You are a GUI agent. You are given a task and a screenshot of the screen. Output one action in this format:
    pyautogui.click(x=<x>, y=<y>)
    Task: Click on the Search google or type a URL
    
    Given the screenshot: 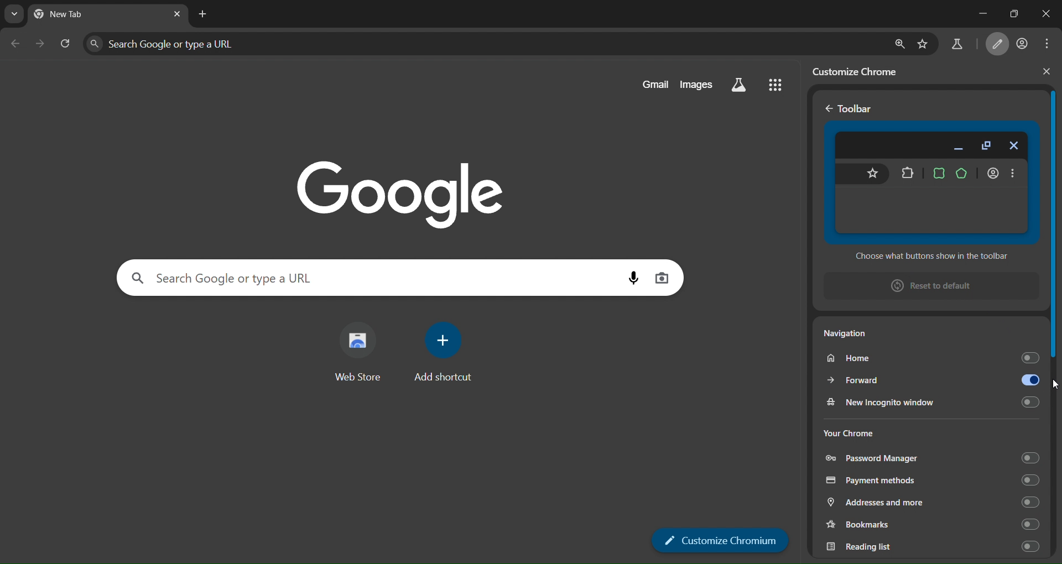 What is the action you would take?
    pyautogui.click(x=484, y=42)
    